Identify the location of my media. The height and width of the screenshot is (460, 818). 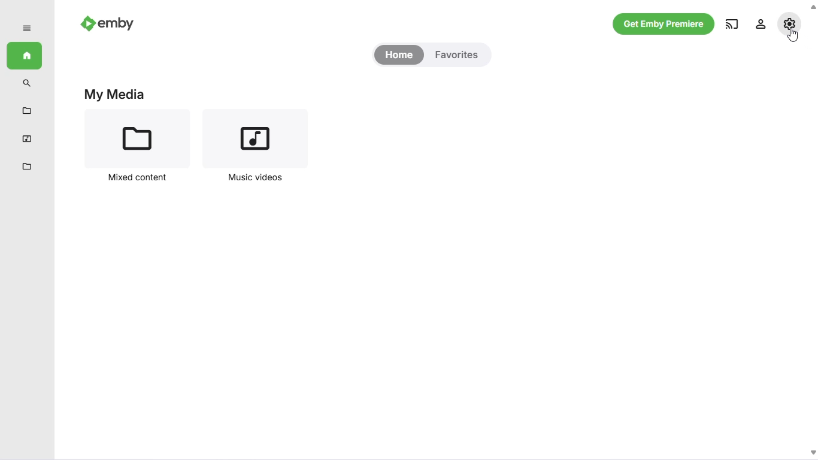
(114, 94).